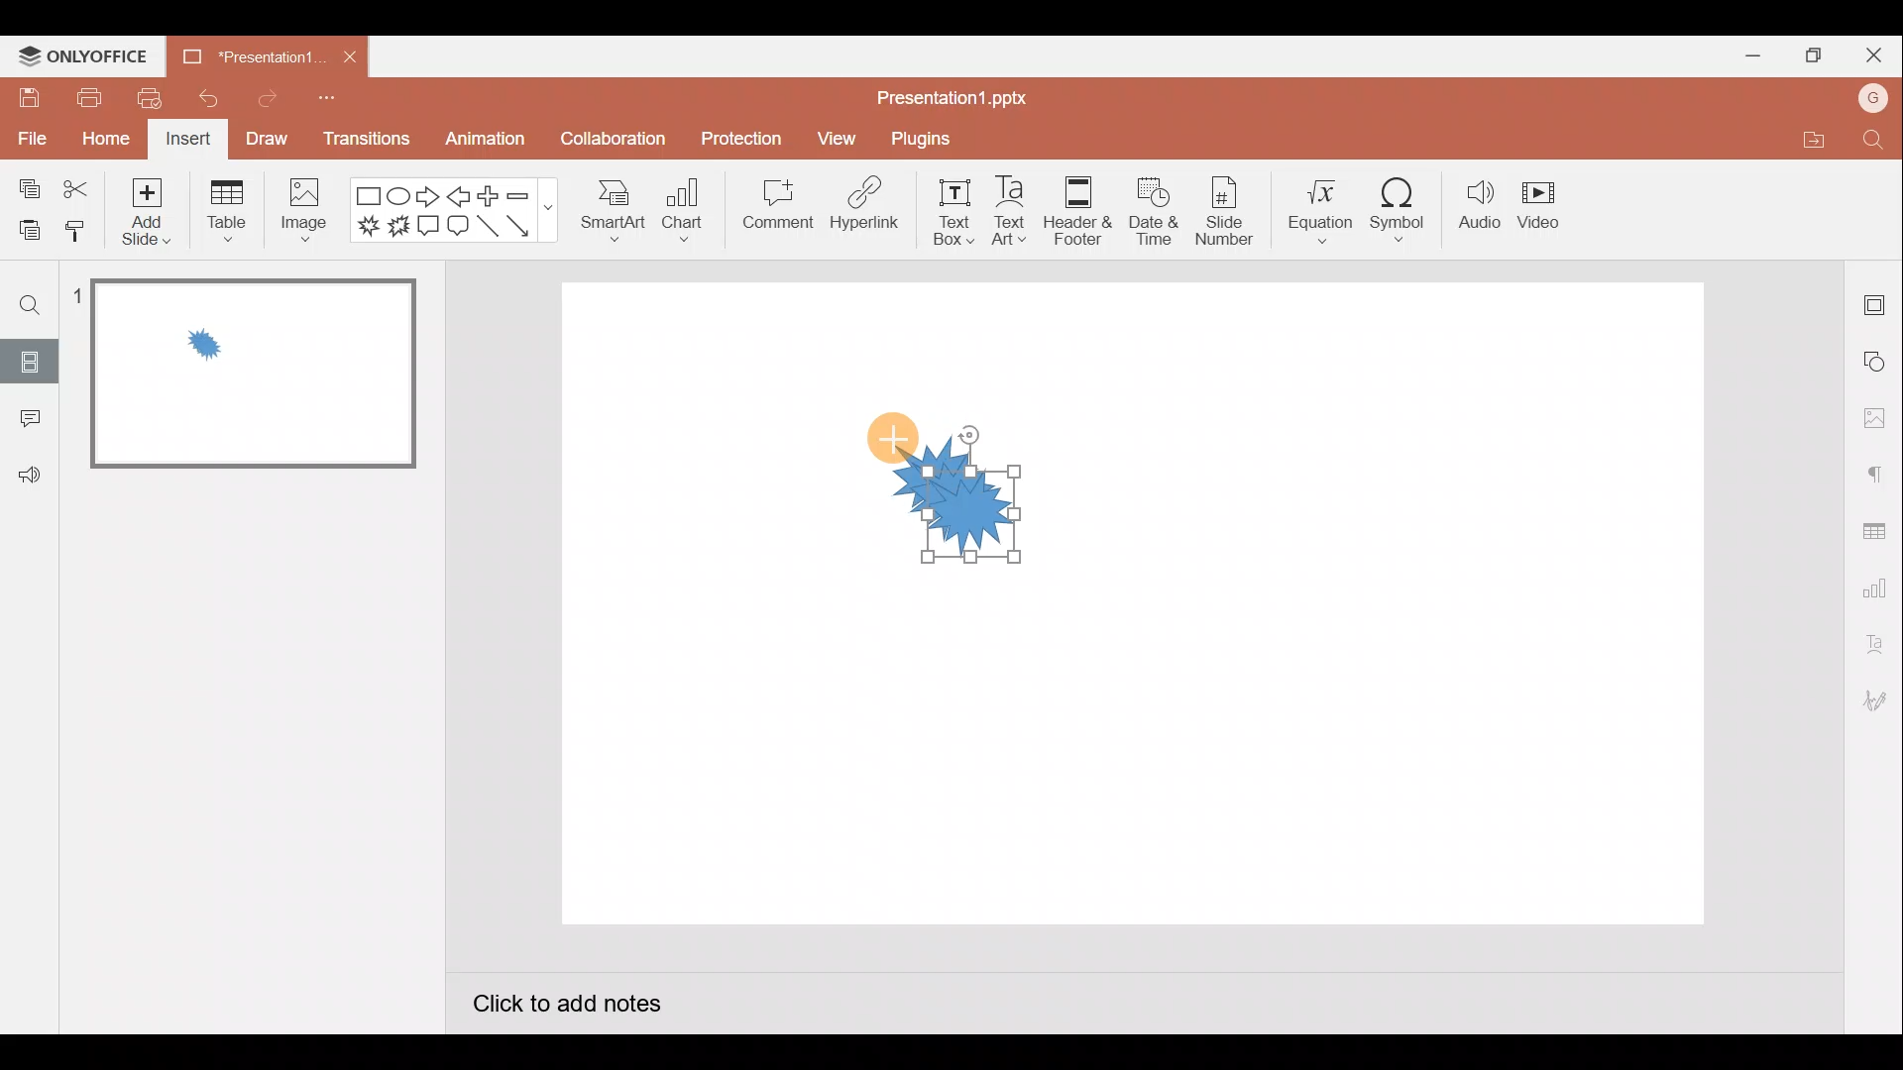 The image size is (1903, 1070). Describe the element at coordinates (961, 497) in the screenshot. I see `shape` at that location.